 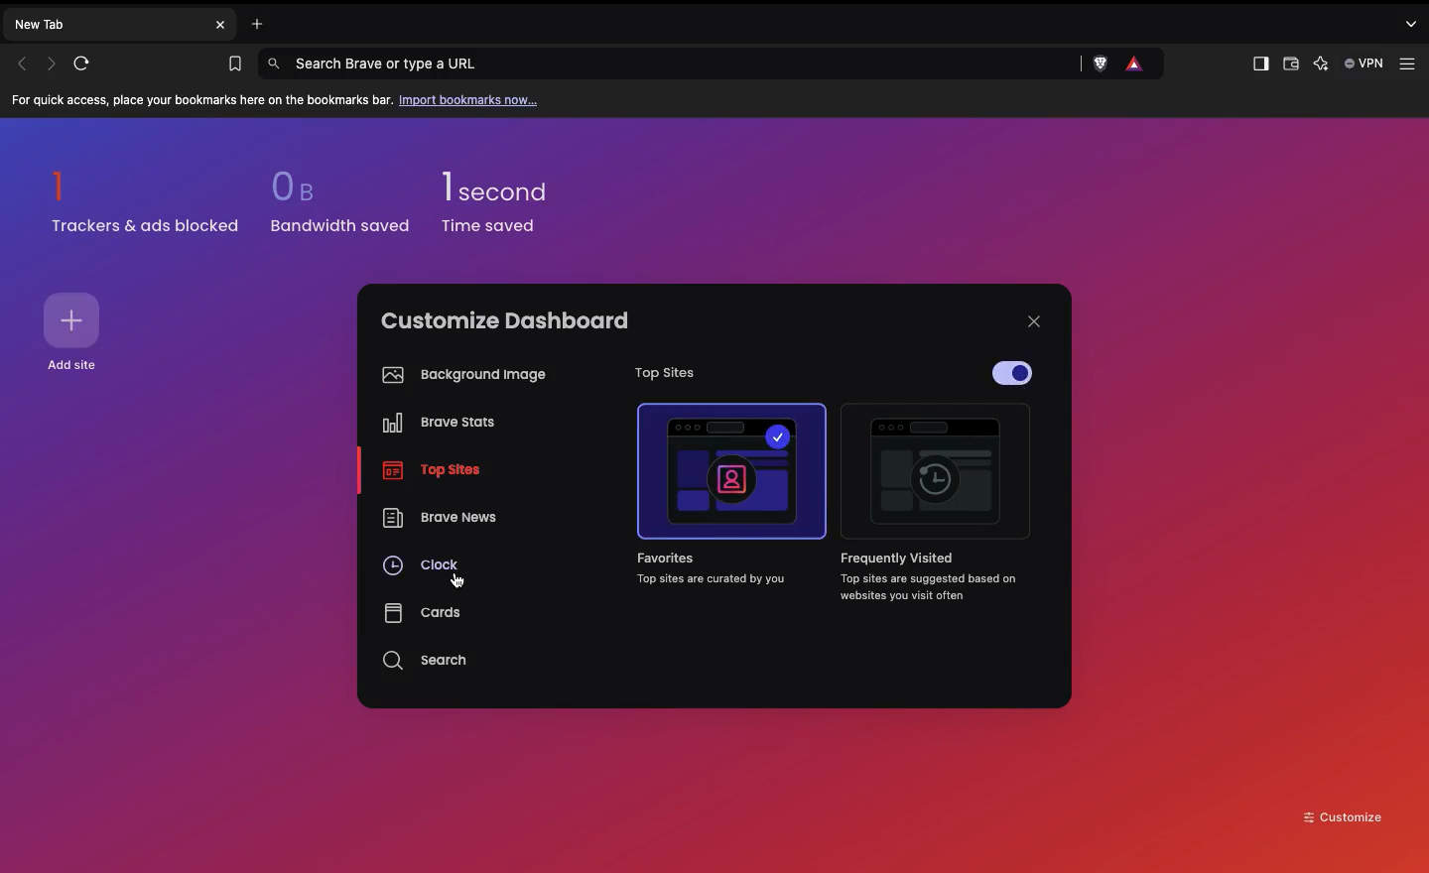 I want to click on VPN, so click(x=1365, y=63).